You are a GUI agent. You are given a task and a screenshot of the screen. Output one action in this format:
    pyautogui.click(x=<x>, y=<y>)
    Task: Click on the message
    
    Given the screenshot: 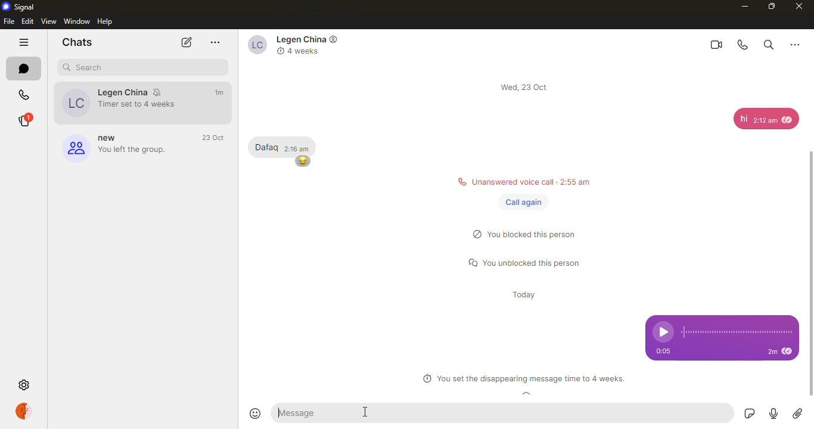 What is the action you would take?
    pyautogui.click(x=310, y=413)
    